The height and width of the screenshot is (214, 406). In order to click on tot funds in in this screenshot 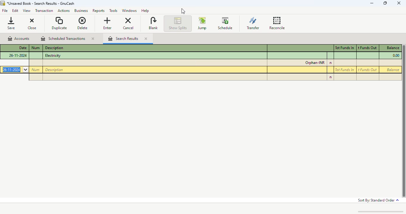, I will do `click(344, 70)`.